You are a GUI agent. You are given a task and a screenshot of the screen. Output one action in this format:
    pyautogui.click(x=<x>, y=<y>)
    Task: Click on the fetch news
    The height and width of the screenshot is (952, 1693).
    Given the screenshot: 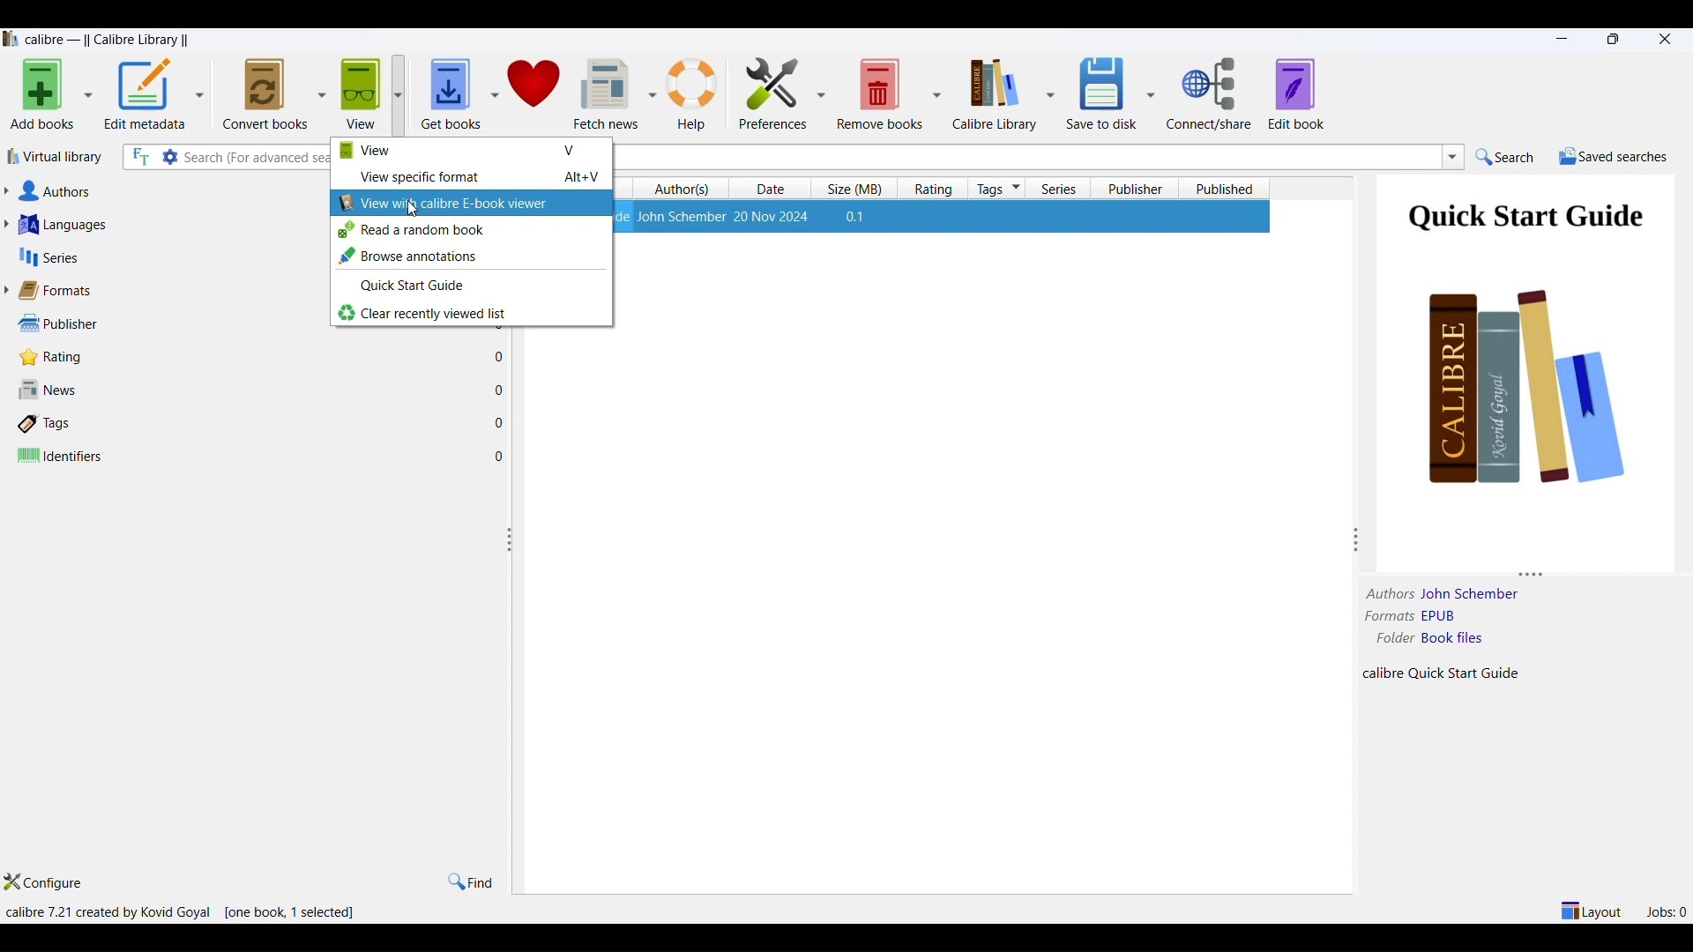 What is the action you would take?
    pyautogui.click(x=605, y=92)
    